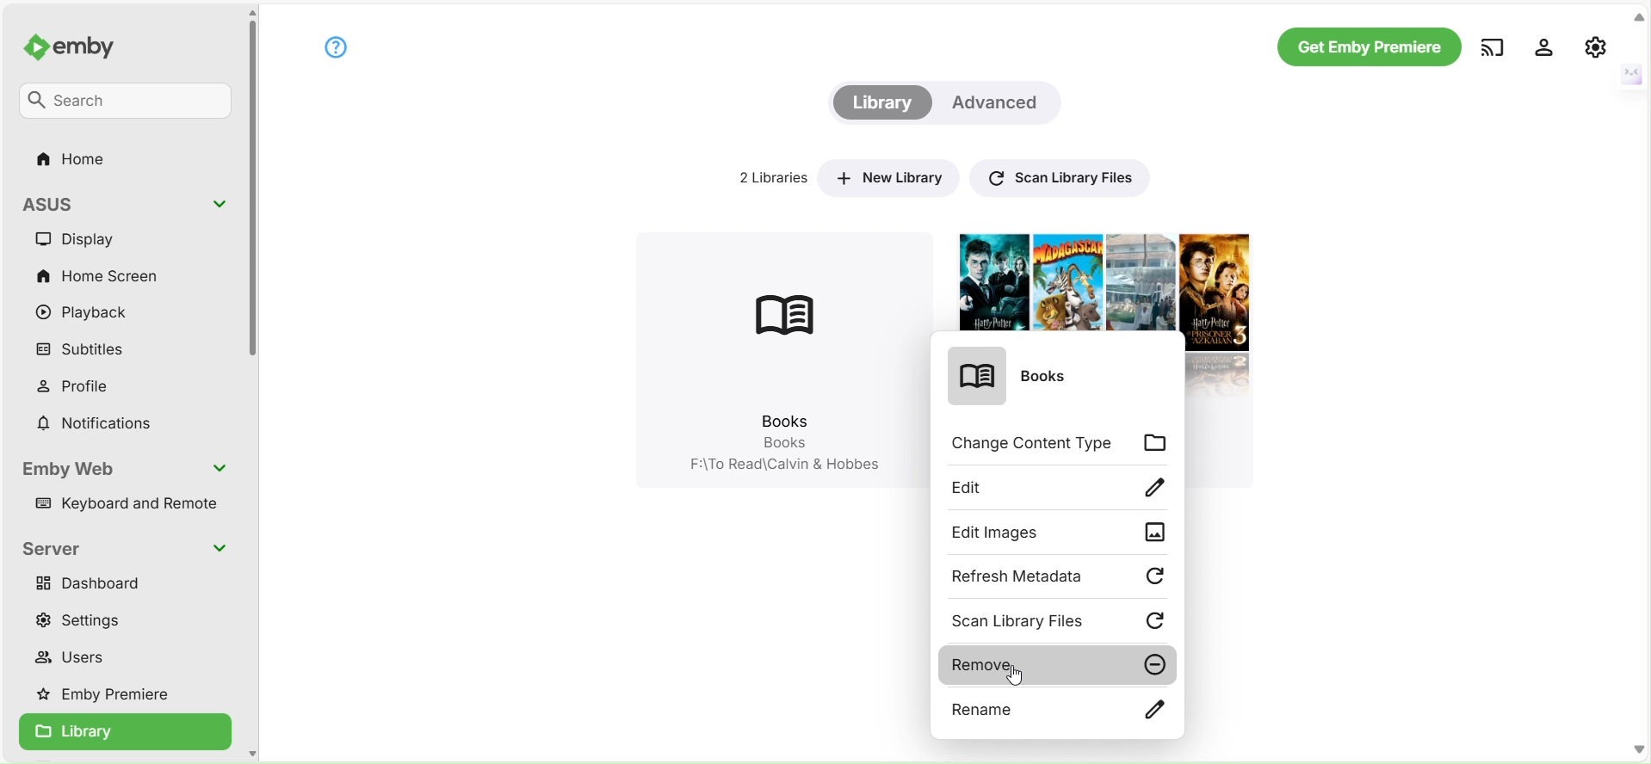 The height and width of the screenshot is (764, 1651). Describe the element at coordinates (887, 176) in the screenshot. I see `Add New Libray` at that location.